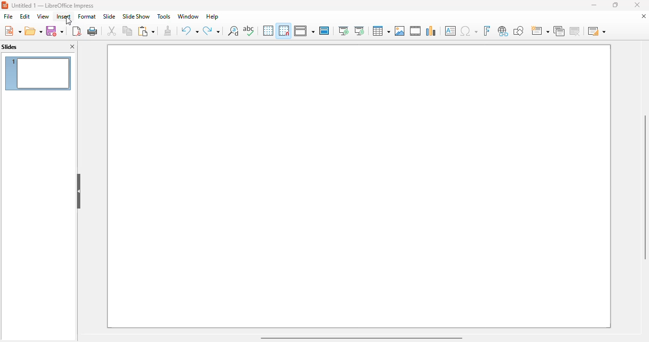 Image resolution: width=649 pixels, height=342 pixels. I want to click on save, so click(55, 31).